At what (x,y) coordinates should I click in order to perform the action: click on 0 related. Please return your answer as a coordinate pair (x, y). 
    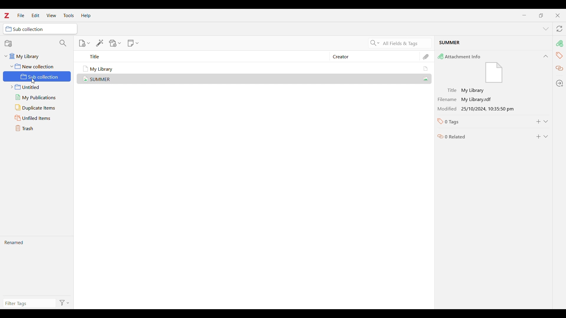
    Looking at the image, I should click on (482, 135).